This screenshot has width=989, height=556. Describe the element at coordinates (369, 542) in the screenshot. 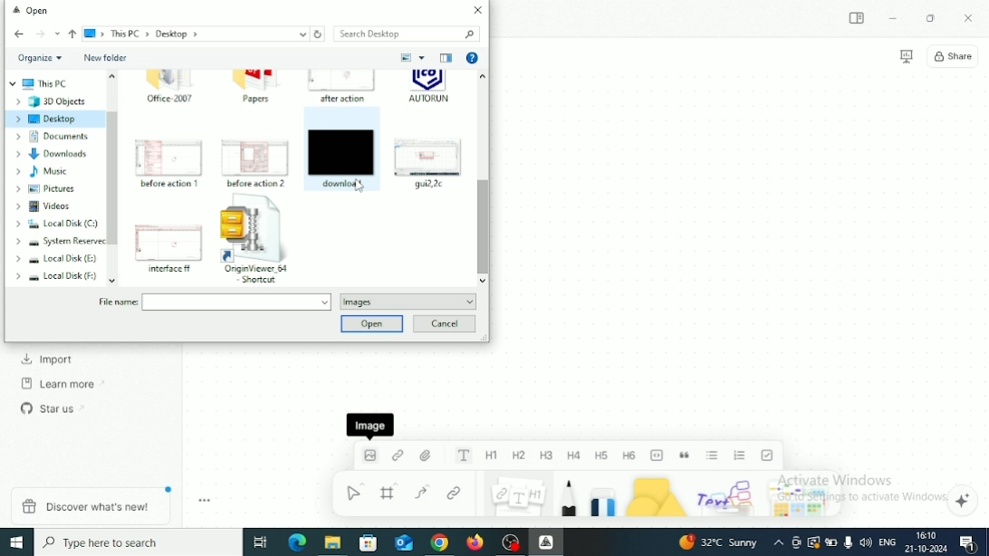

I see `Microsoft store` at that location.